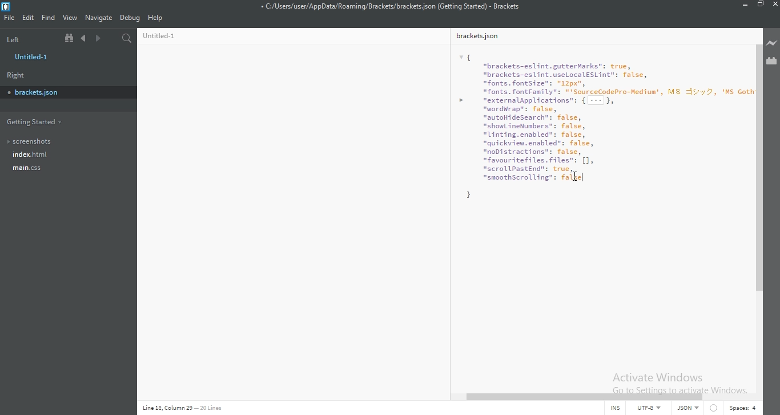 The height and width of the screenshot is (415, 780). What do you see at coordinates (292, 210) in the screenshot?
I see `bracket.json` at bounding box center [292, 210].